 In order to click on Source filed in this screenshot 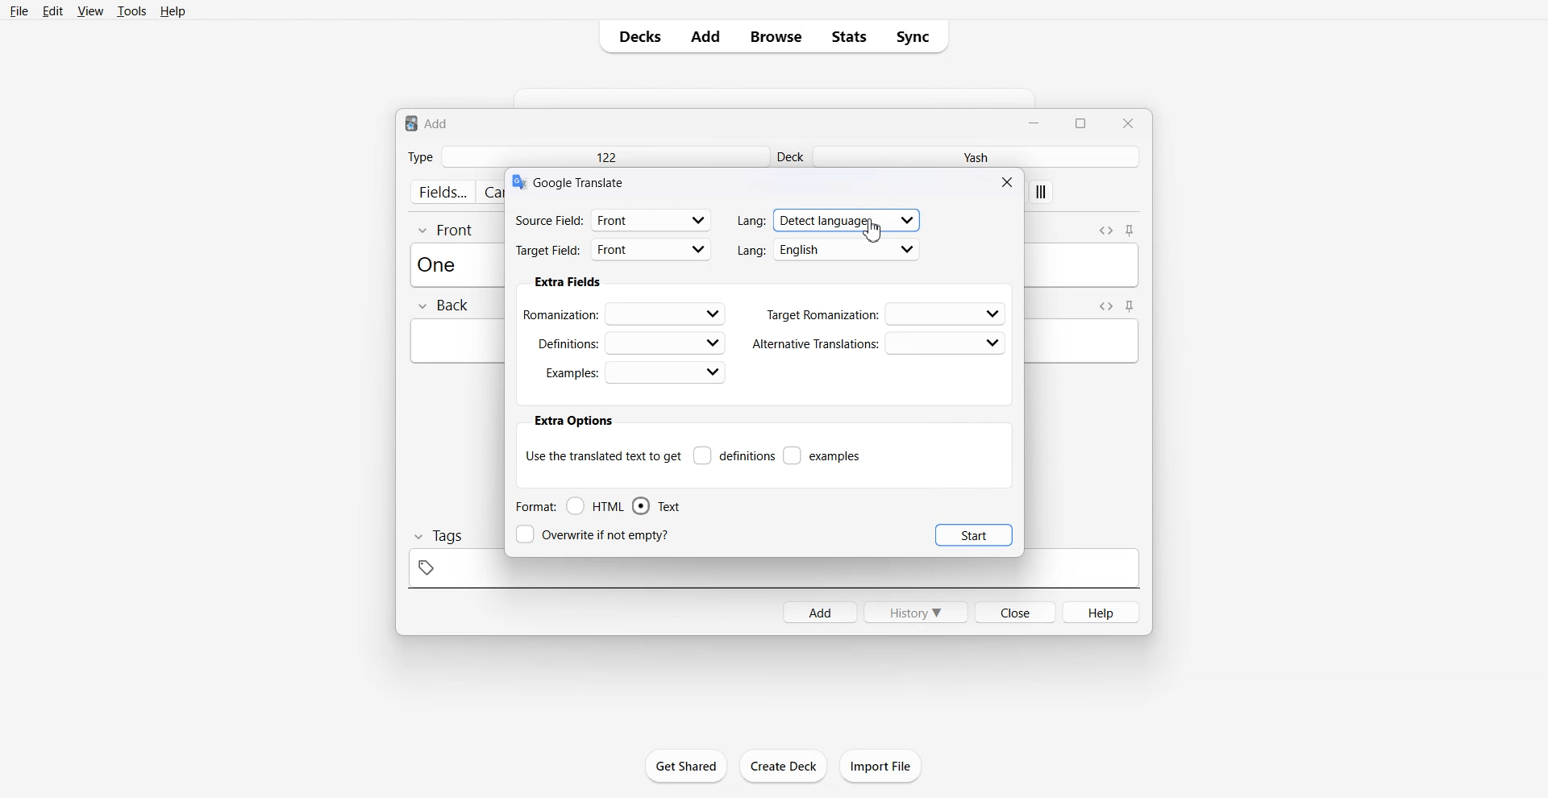, I will do `click(614, 219)`.